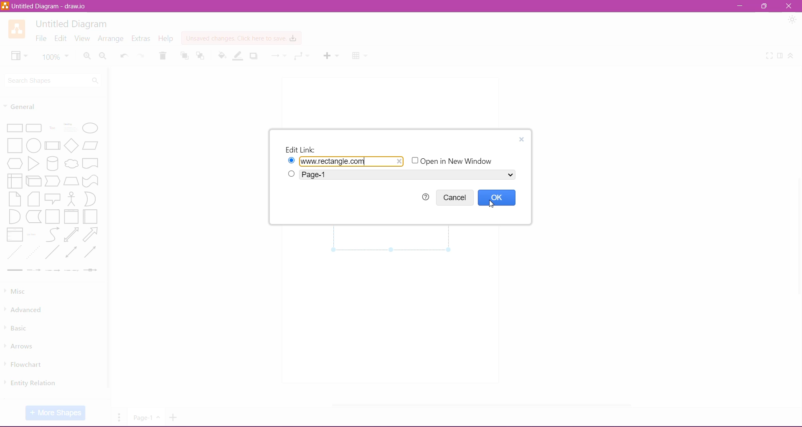  I want to click on Arrange, so click(111, 39).